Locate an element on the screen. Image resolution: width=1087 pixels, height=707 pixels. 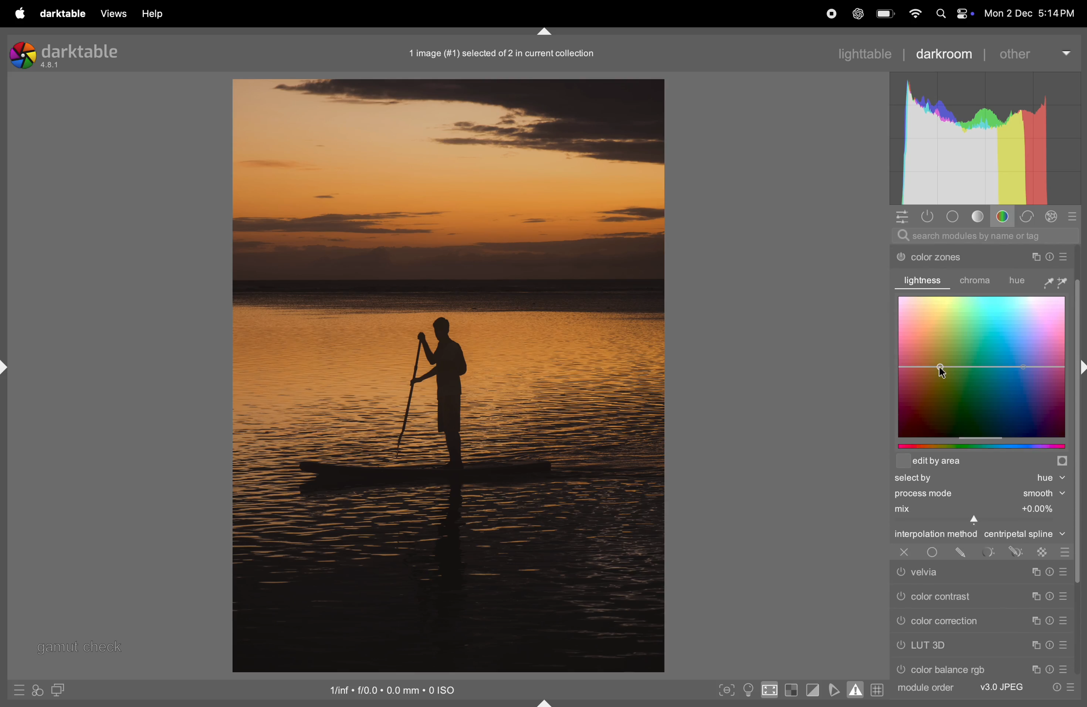
darktable is located at coordinates (69, 56).